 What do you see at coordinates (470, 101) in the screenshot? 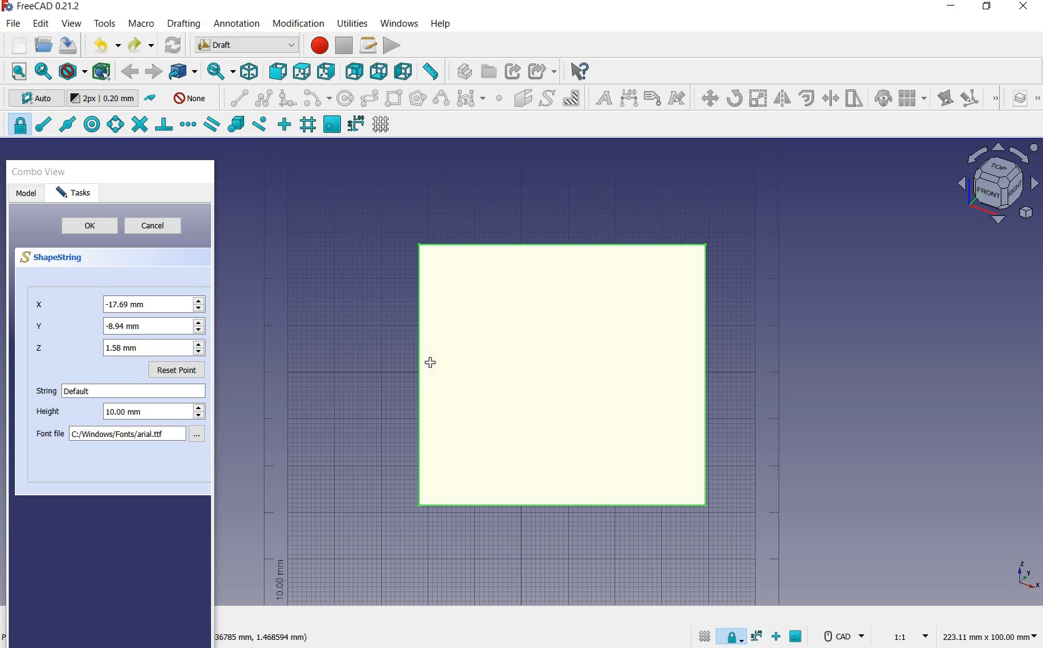
I see `Bezier tool` at bounding box center [470, 101].